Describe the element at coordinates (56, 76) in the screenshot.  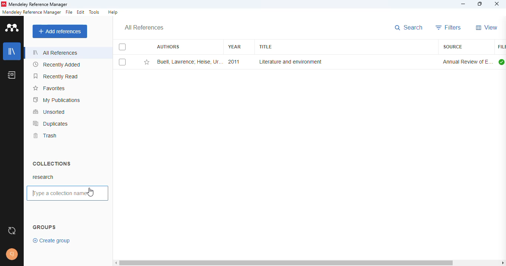
I see `recently read` at that location.